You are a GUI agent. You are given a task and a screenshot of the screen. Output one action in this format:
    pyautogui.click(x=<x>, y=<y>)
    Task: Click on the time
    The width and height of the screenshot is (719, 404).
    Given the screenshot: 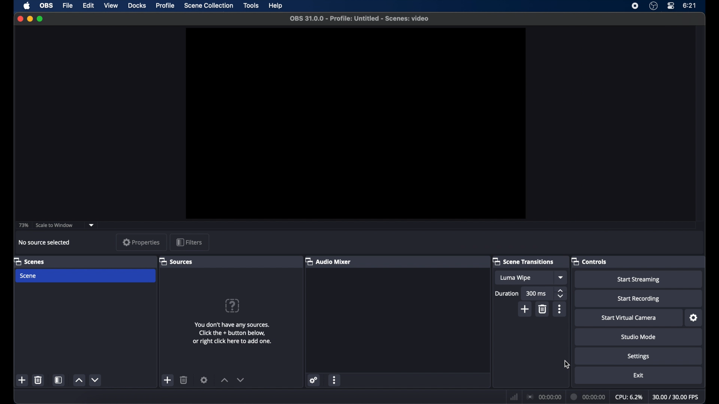 What is the action you would take?
    pyautogui.click(x=690, y=6)
    